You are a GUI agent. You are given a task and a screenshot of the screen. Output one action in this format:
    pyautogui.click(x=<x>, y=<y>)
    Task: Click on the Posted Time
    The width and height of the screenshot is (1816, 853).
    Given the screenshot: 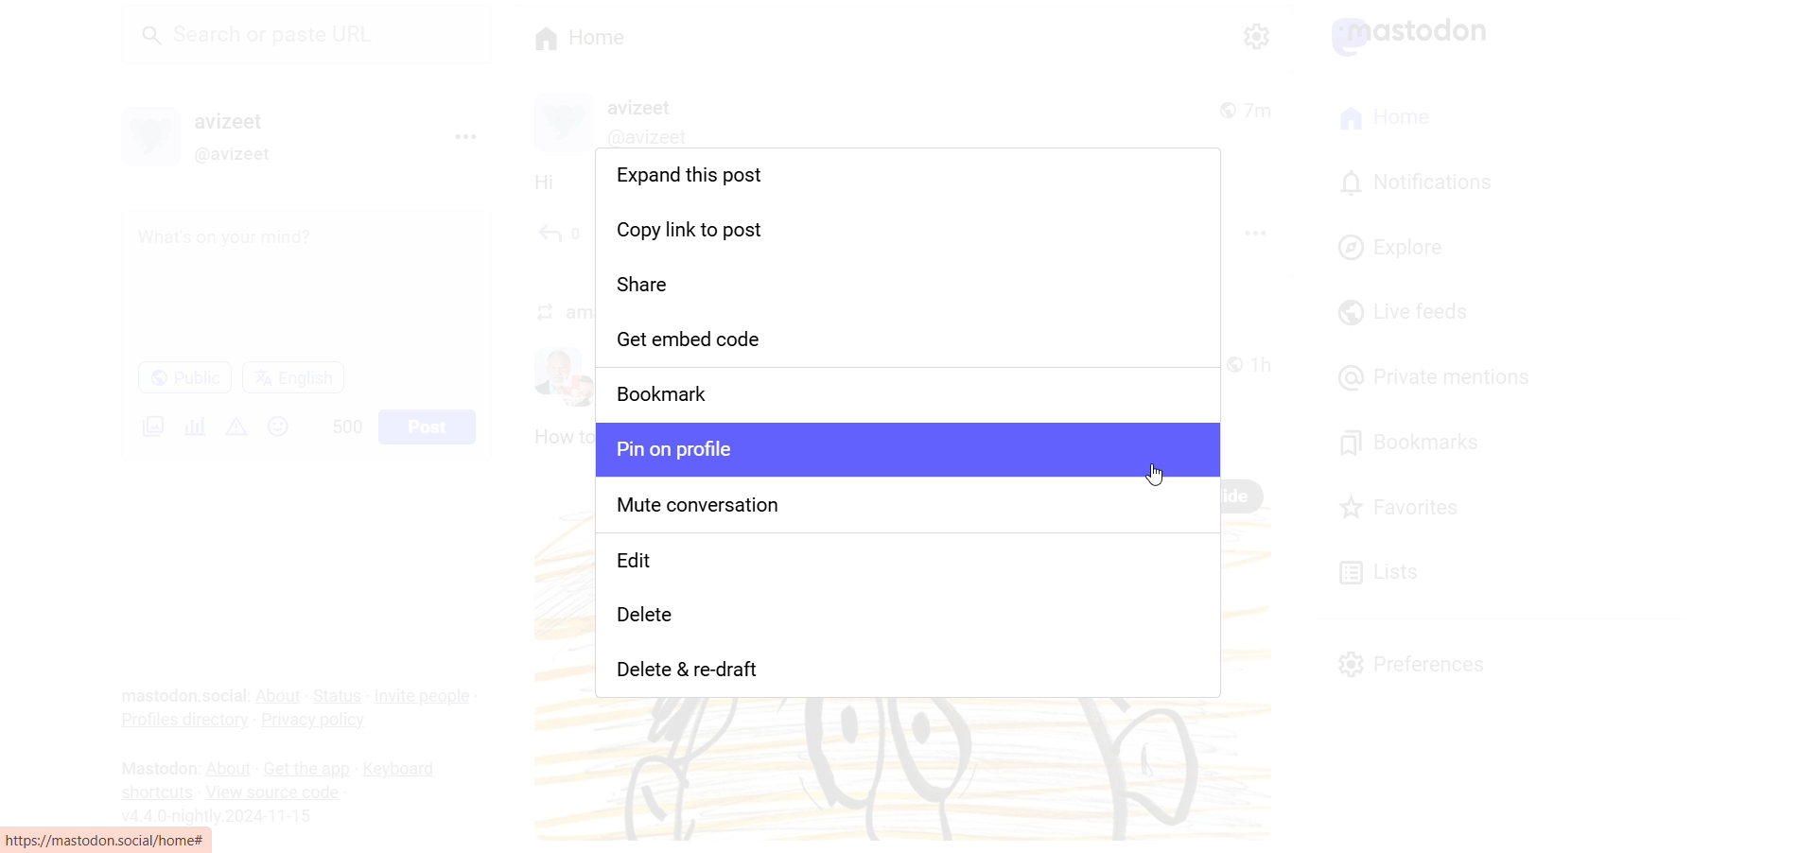 What is the action you would take?
    pyautogui.click(x=1253, y=107)
    